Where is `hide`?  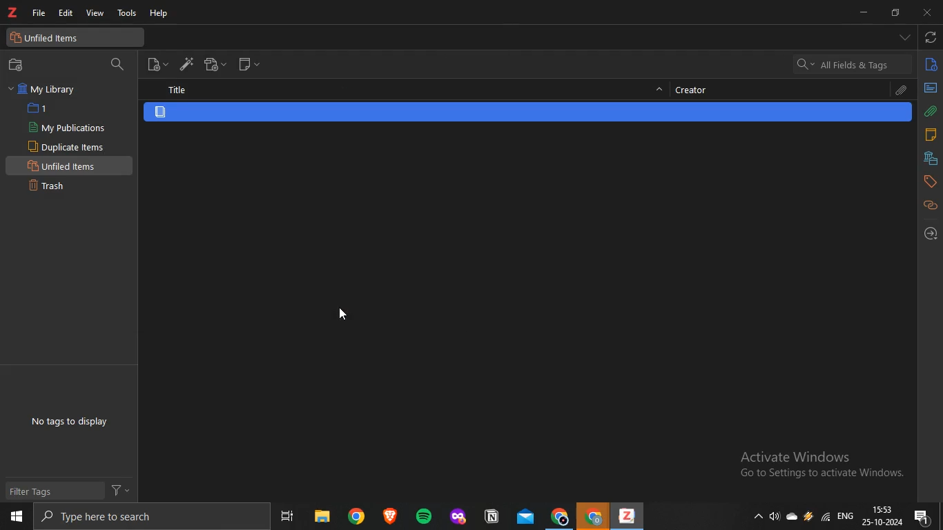
hide is located at coordinates (660, 92).